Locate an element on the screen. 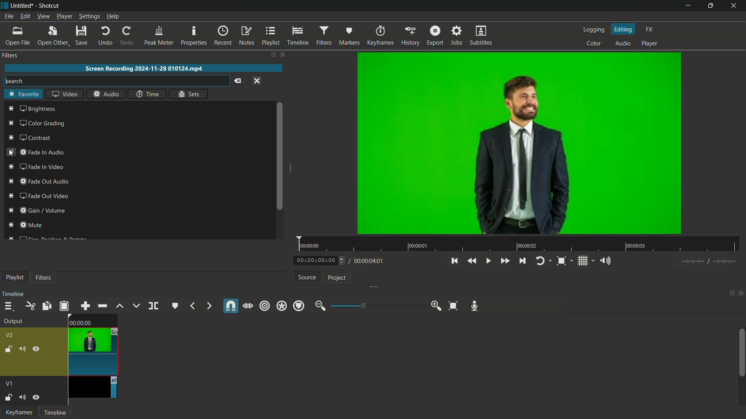 The image size is (746, 419). zoom in is located at coordinates (437, 306).